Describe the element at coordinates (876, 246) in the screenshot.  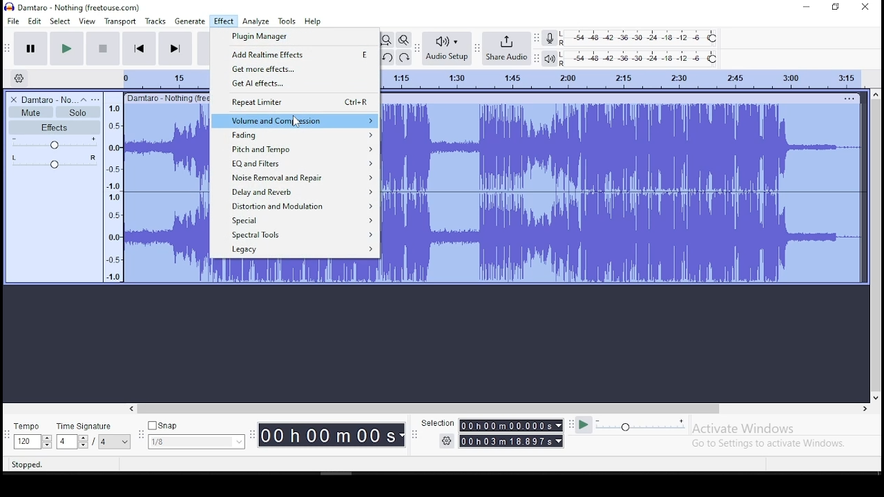
I see `scroll bar` at that location.